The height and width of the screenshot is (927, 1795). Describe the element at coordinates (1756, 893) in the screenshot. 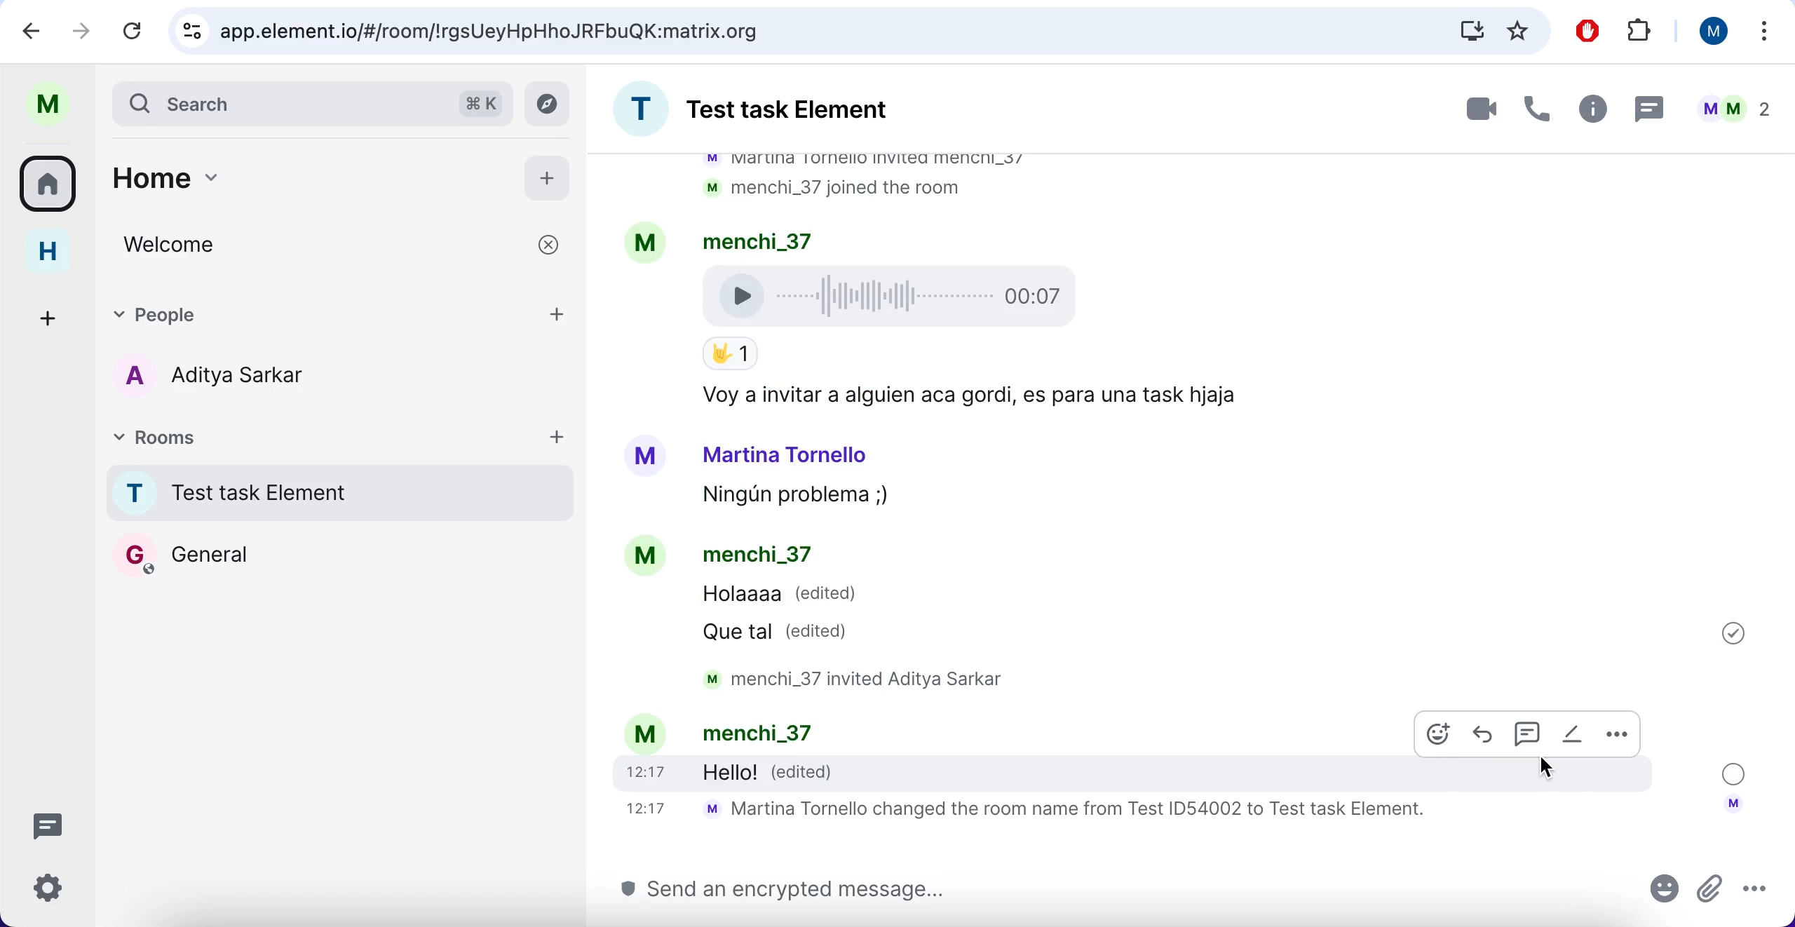

I see `more options` at that location.